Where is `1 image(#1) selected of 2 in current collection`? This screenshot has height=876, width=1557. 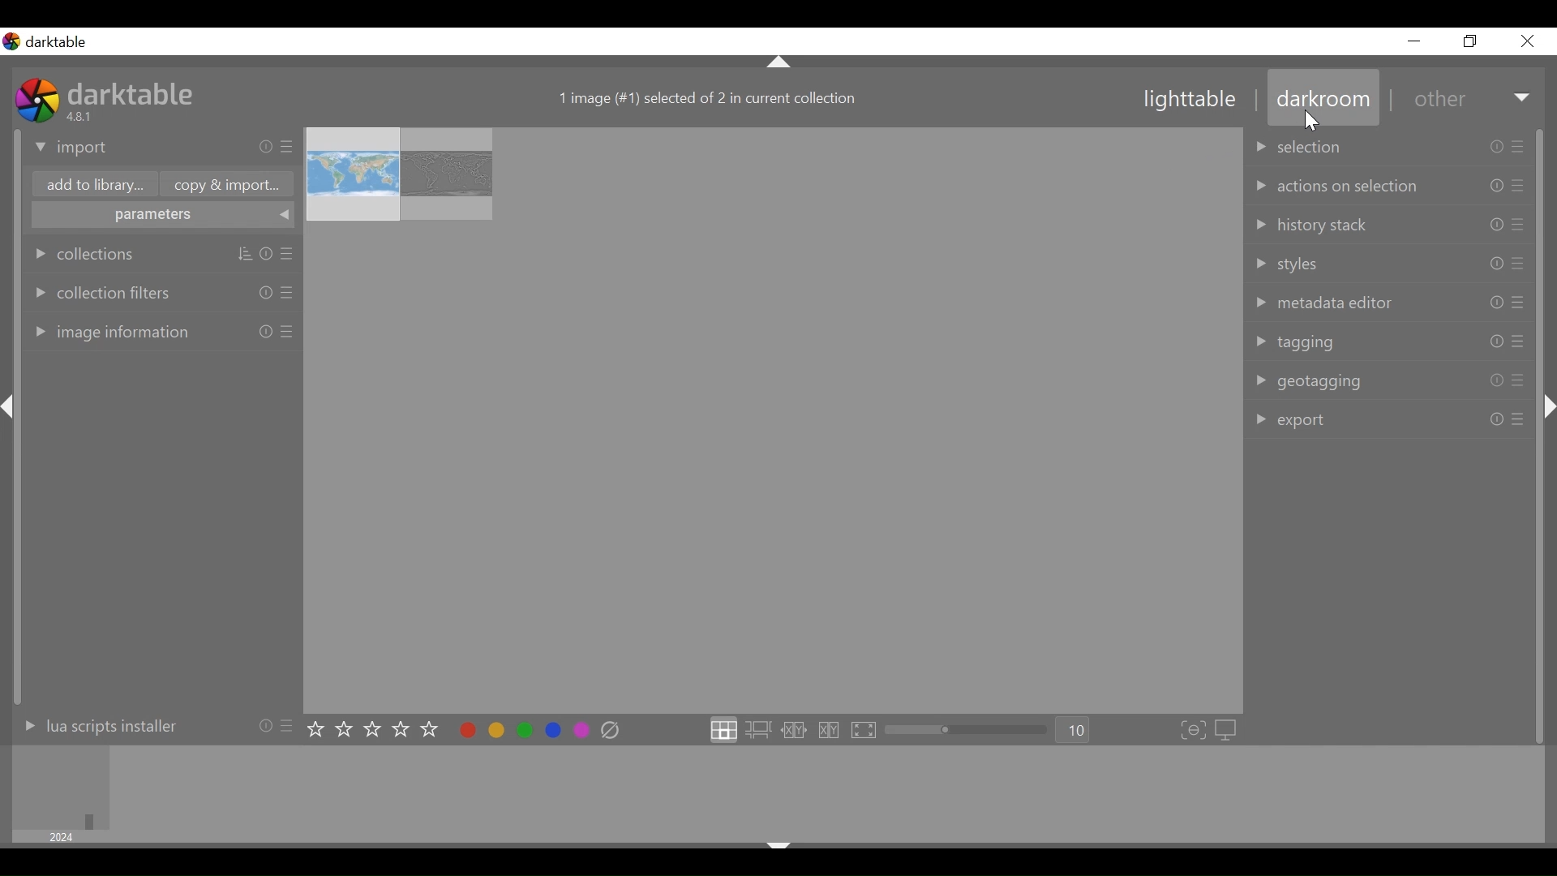
1 image(#1) selected of 2 in current collection is located at coordinates (707, 100).